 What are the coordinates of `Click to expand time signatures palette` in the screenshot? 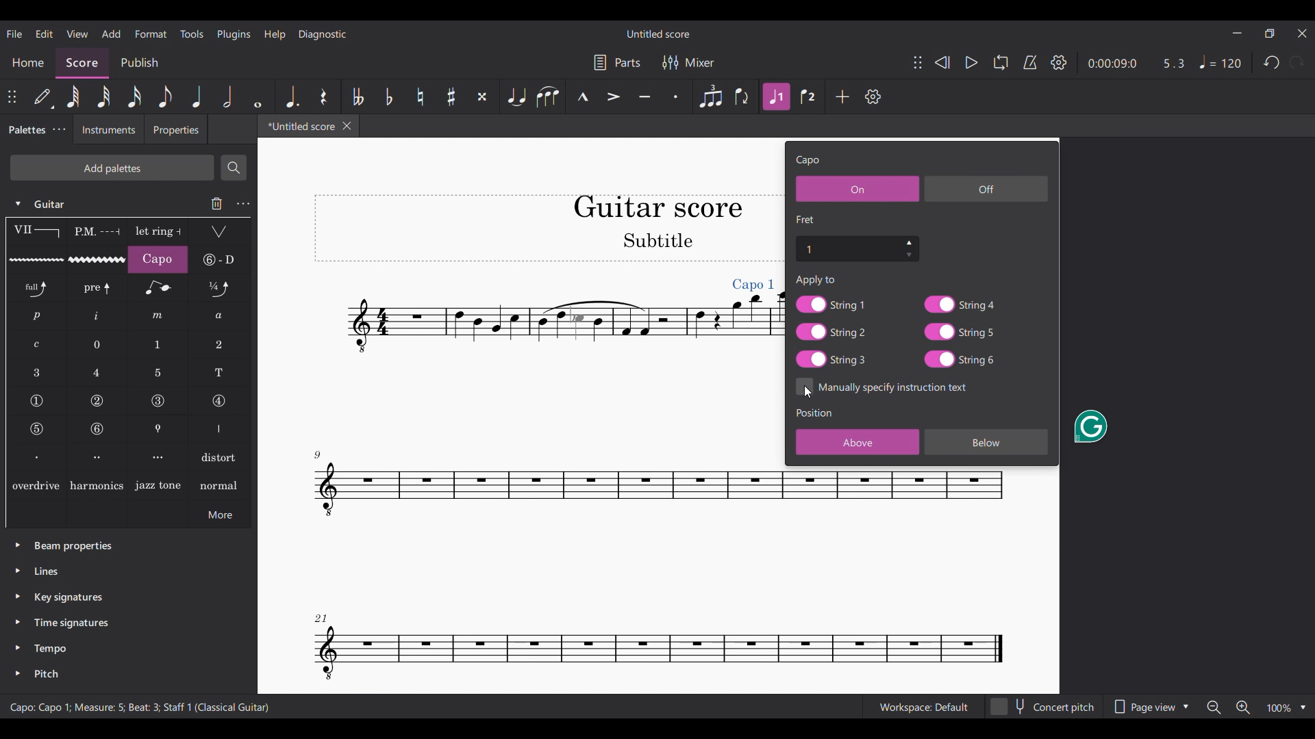 It's located at (17, 621).